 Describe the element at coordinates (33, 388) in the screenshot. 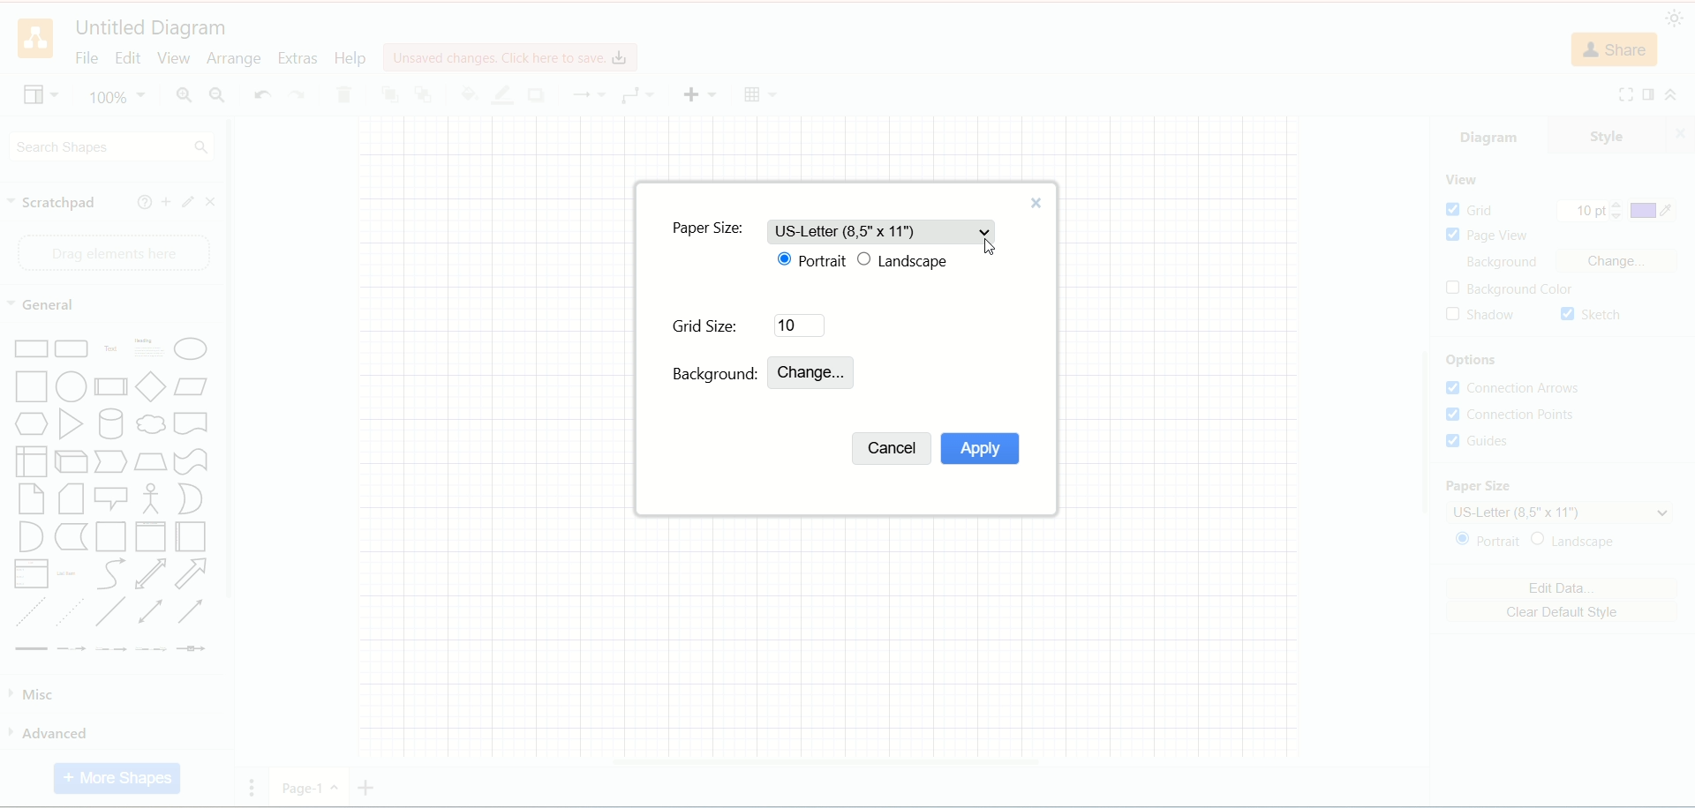

I see `Square` at that location.